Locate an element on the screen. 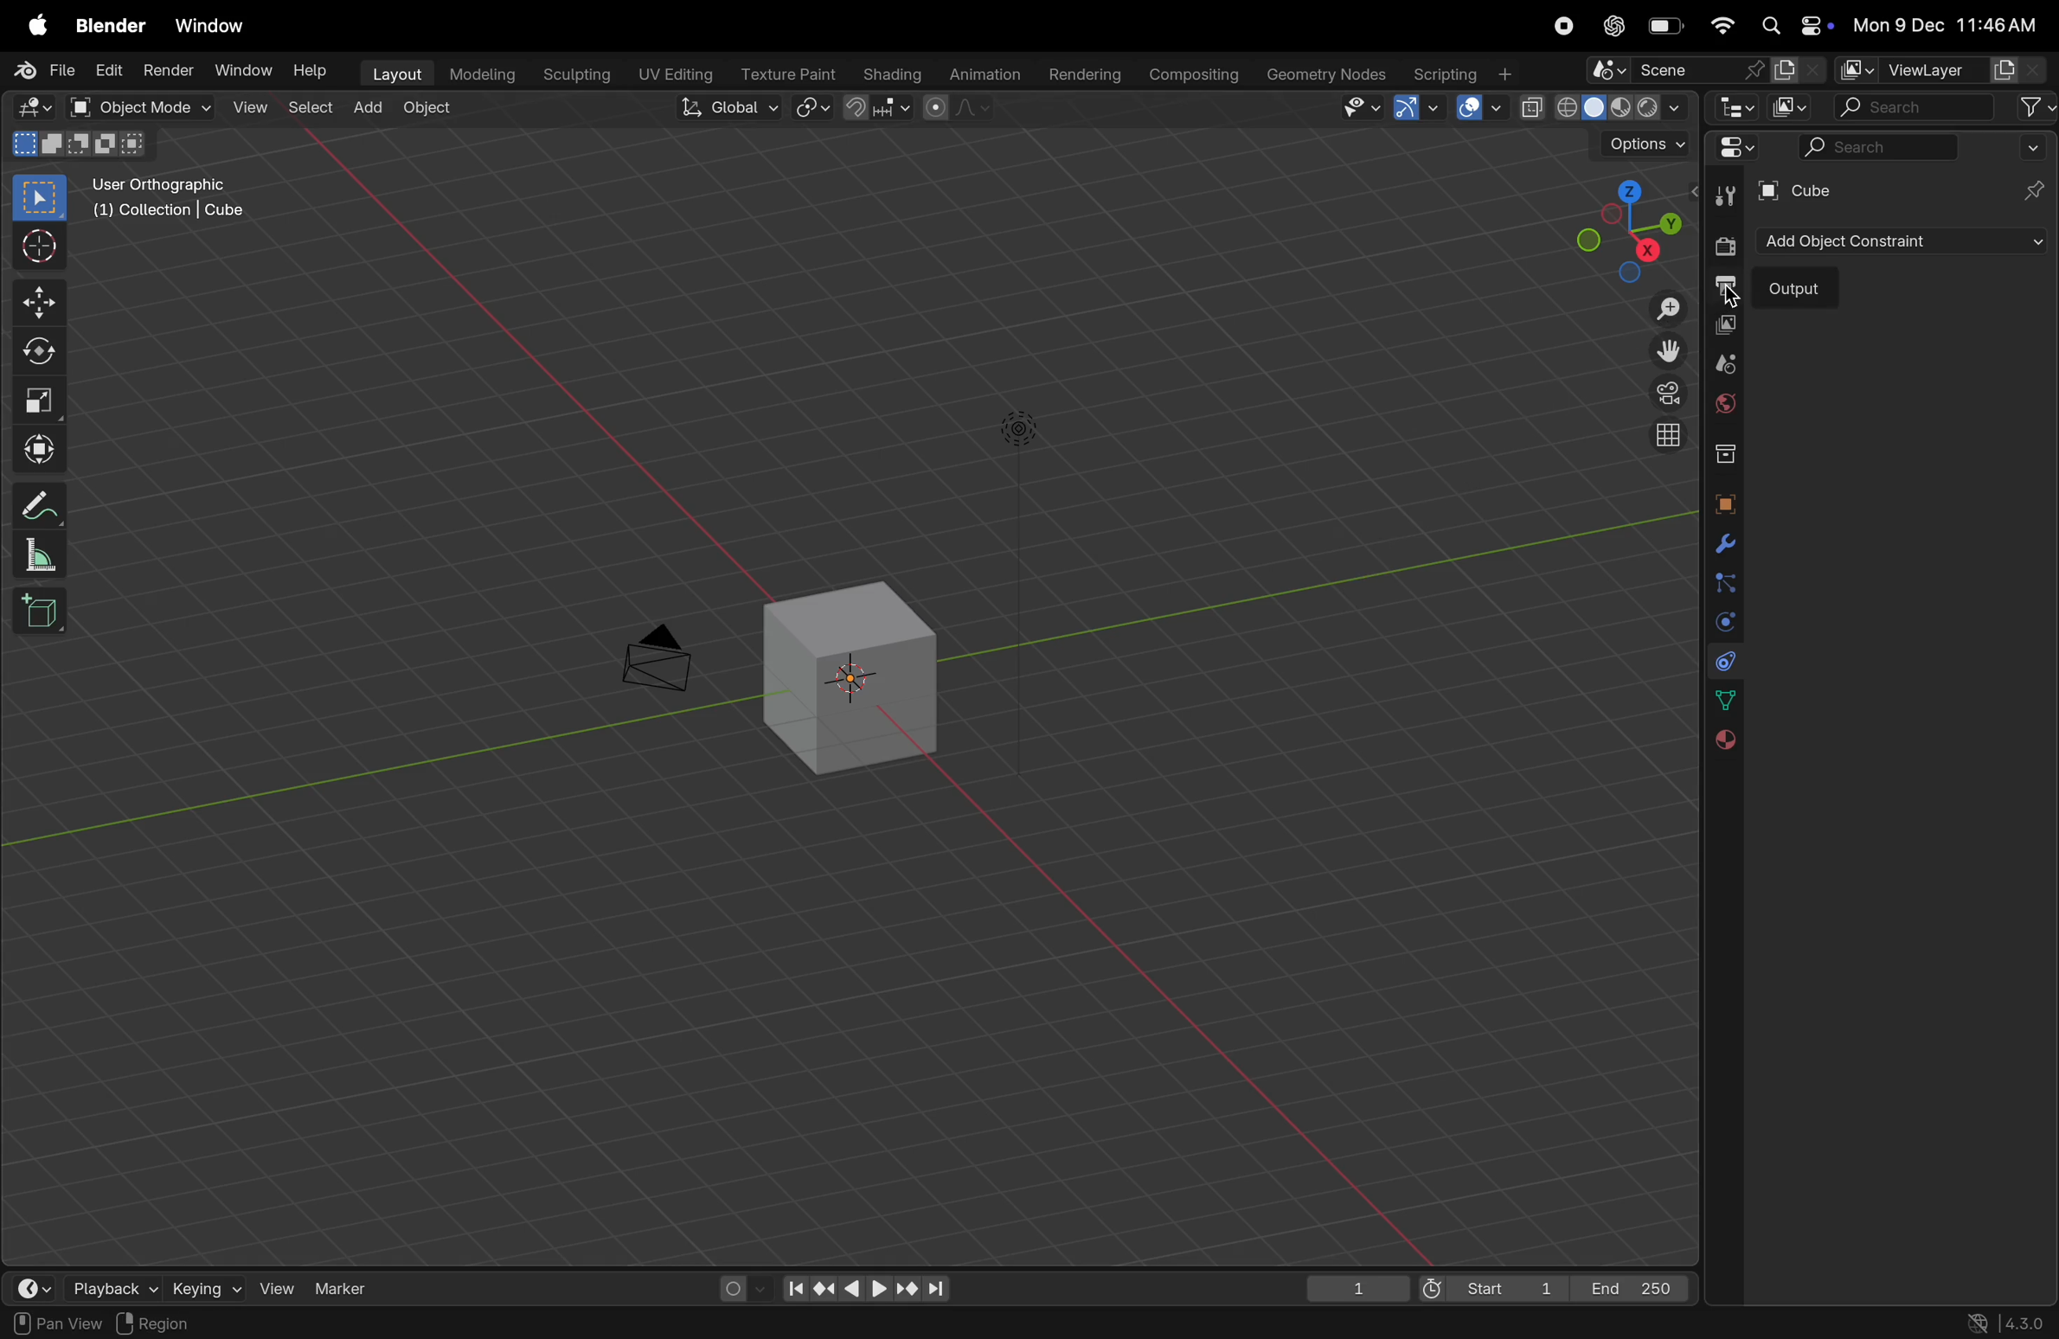  zoom in out is located at coordinates (1660, 310).